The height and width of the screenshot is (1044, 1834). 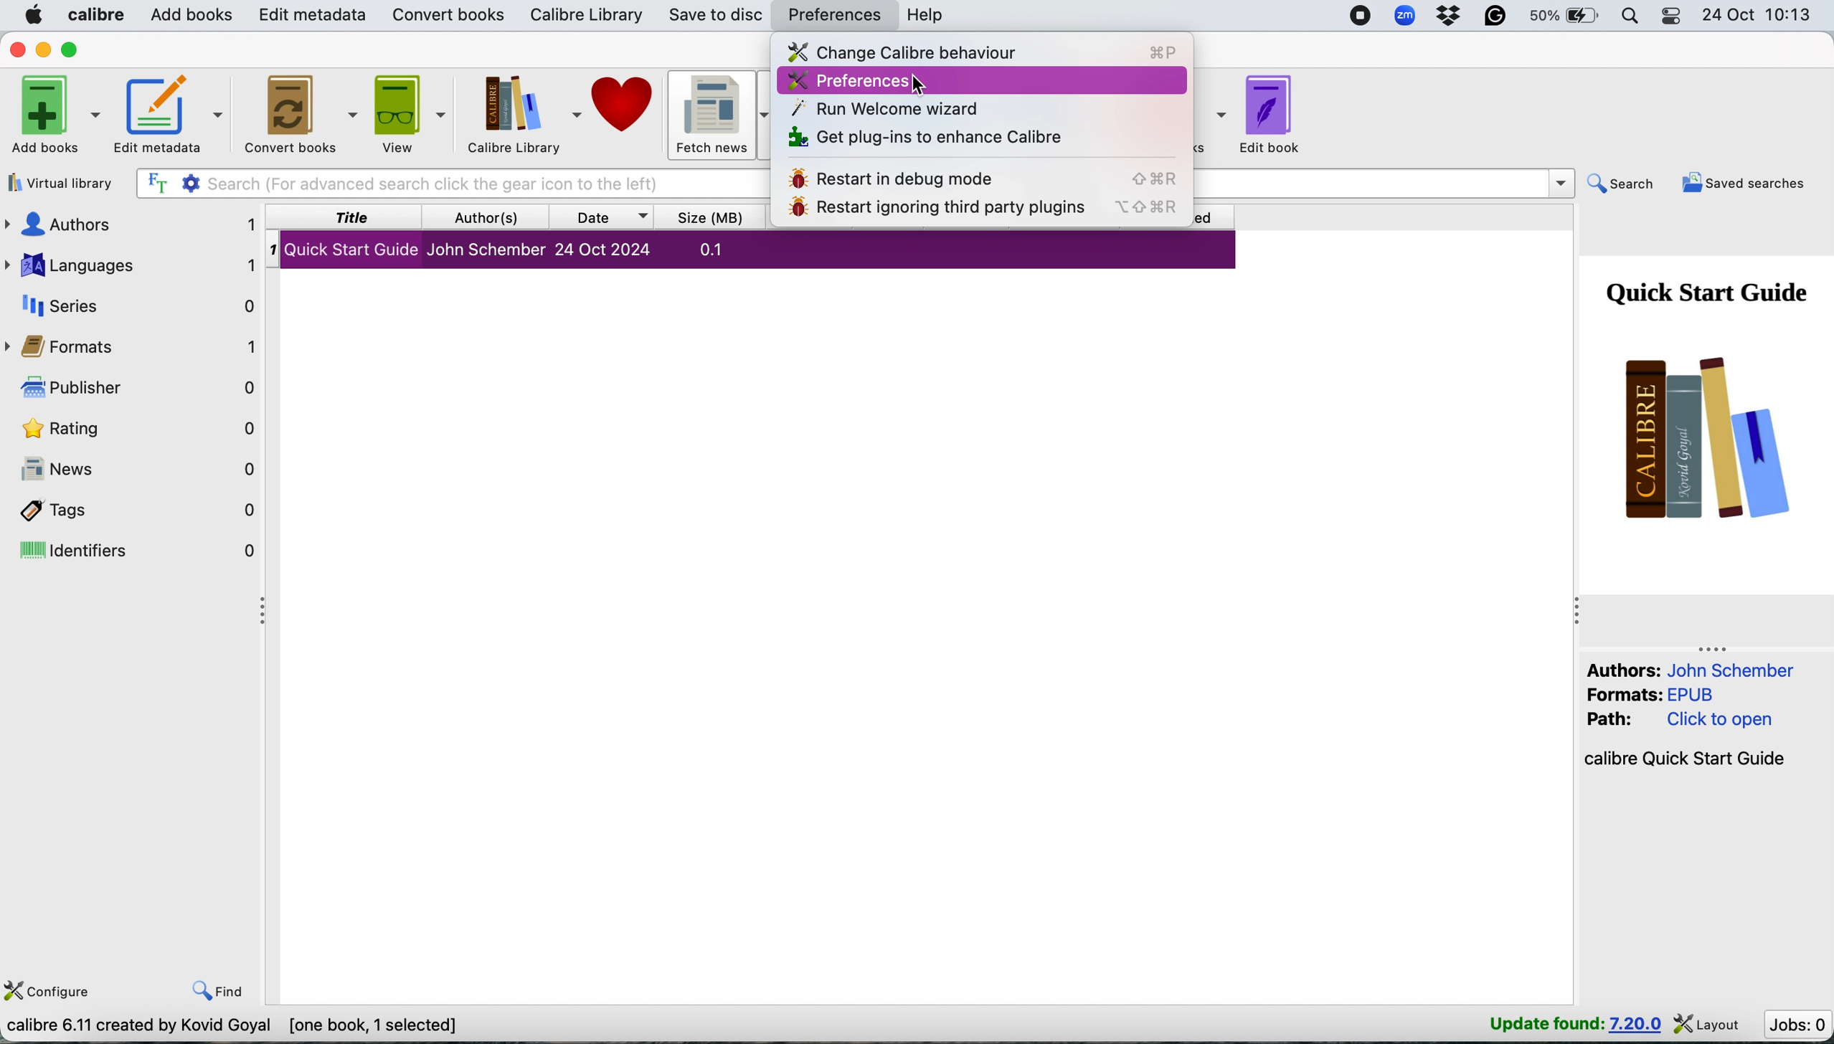 I want to click on help, so click(x=930, y=16).